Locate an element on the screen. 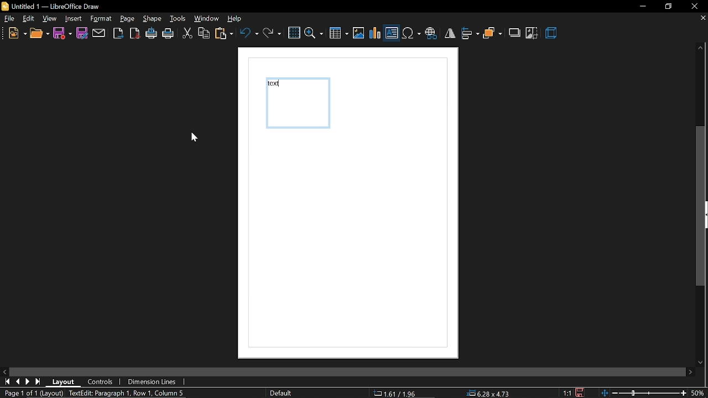 The width and height of the screenshot is (708, 398). save is located at coordinates (579, 392).